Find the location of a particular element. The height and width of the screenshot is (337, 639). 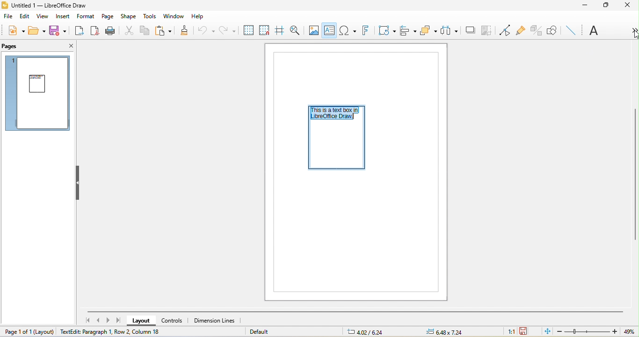

maximize is located at coordinates (607, 6).